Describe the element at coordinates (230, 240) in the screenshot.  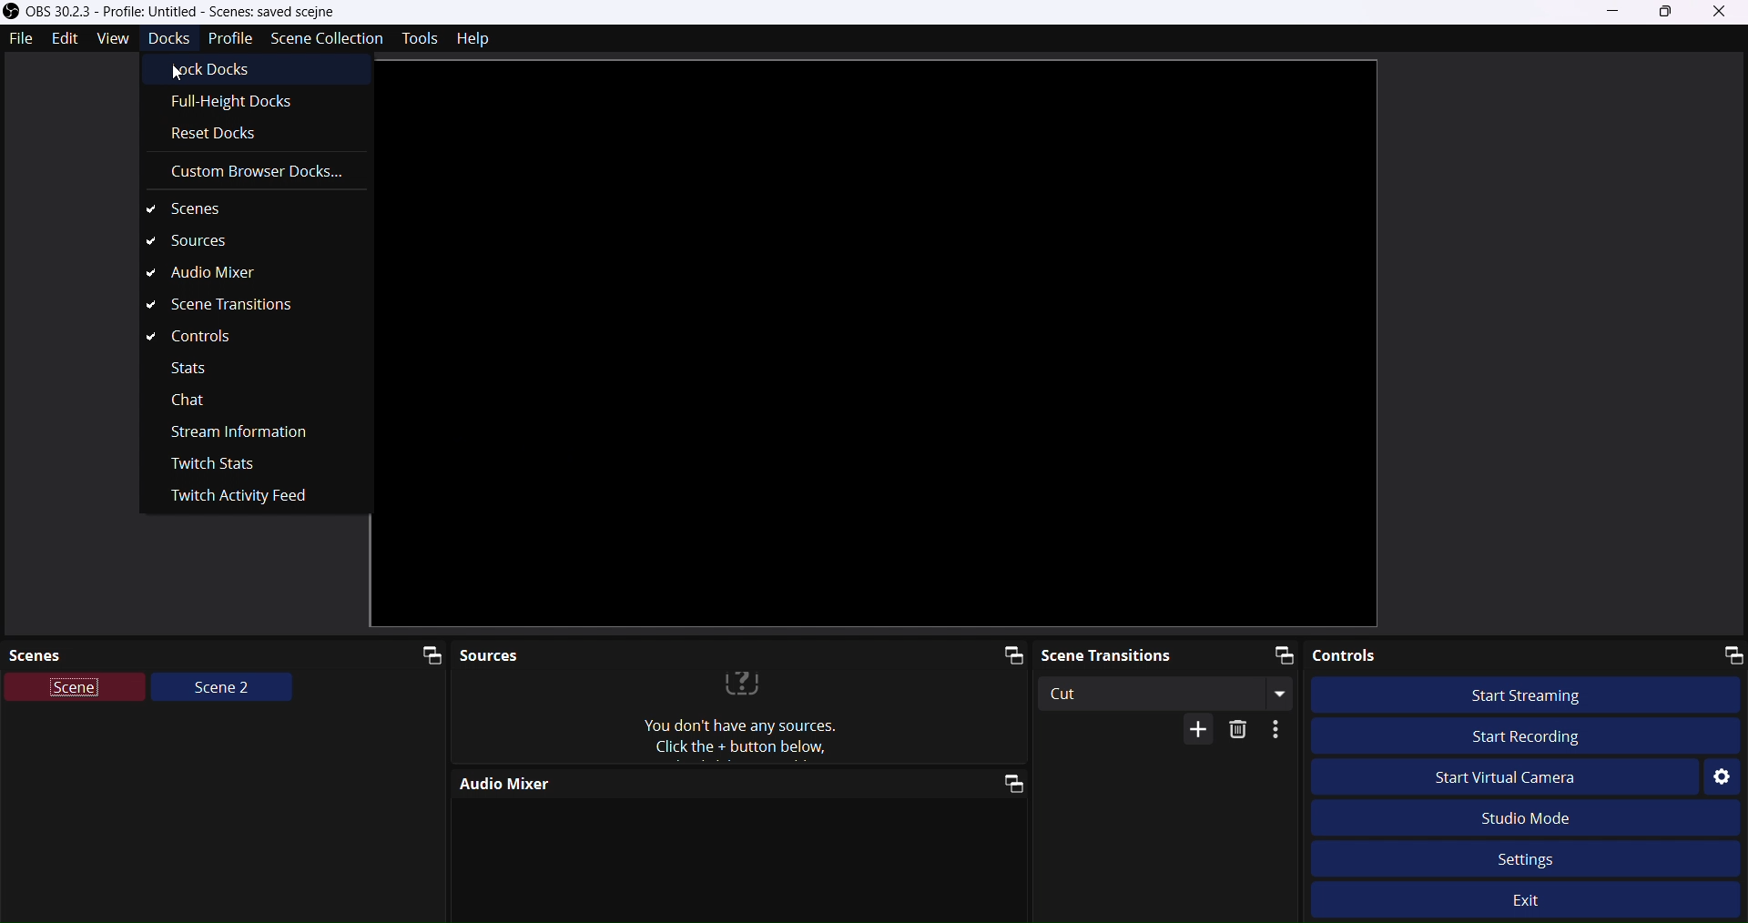
I see `Sources` at that location.